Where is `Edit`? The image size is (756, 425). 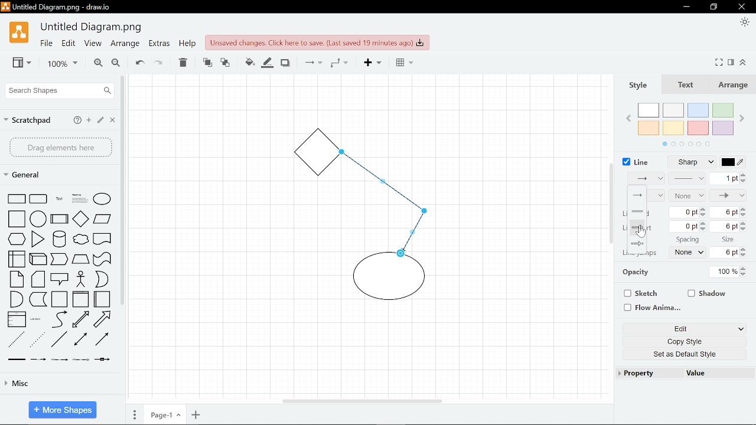 Edit is located at coordinates (102, 121).